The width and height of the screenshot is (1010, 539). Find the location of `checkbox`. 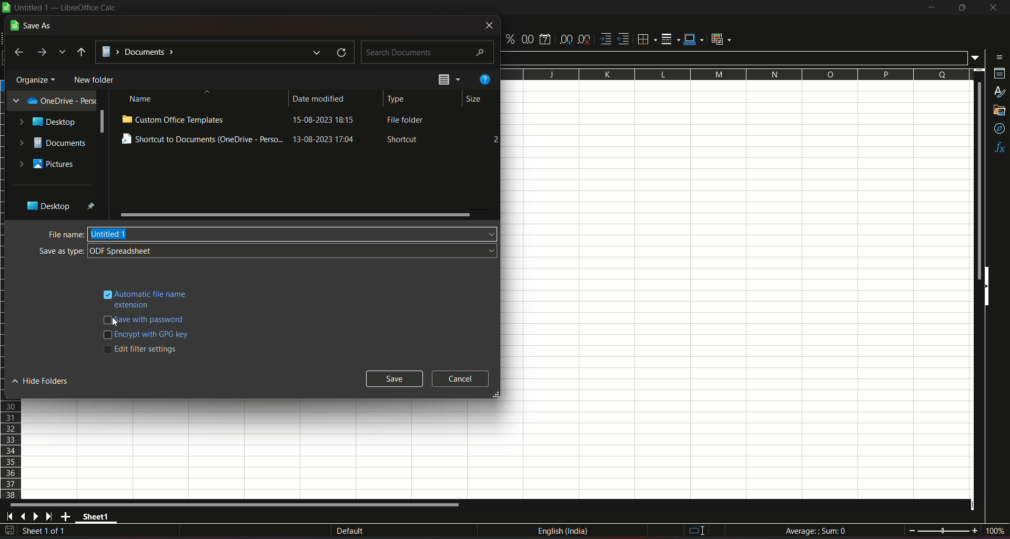

checkbox is located at coordinates (108, 320).